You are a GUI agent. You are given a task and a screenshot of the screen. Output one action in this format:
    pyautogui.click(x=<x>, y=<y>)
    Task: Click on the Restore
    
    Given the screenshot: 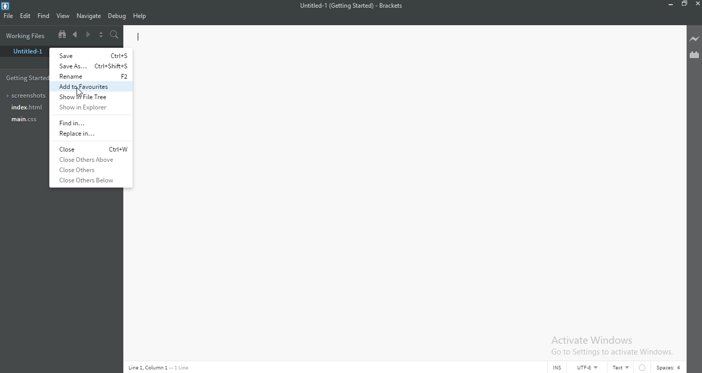 What is the action you would take?
    pyautogui.click(x=684, y=5)
    